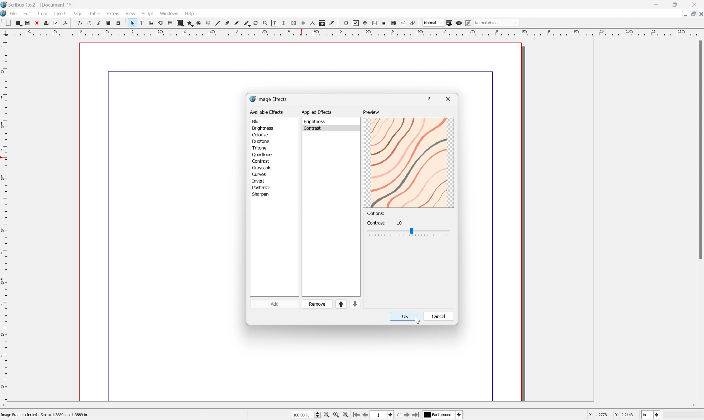  I want to click on Cursor, so click(418, 320).